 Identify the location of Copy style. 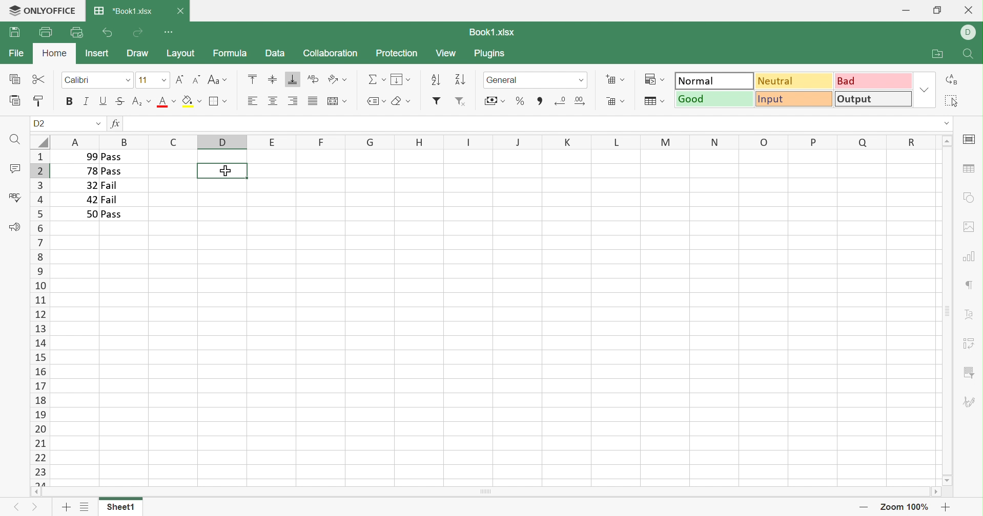
(37, 102).